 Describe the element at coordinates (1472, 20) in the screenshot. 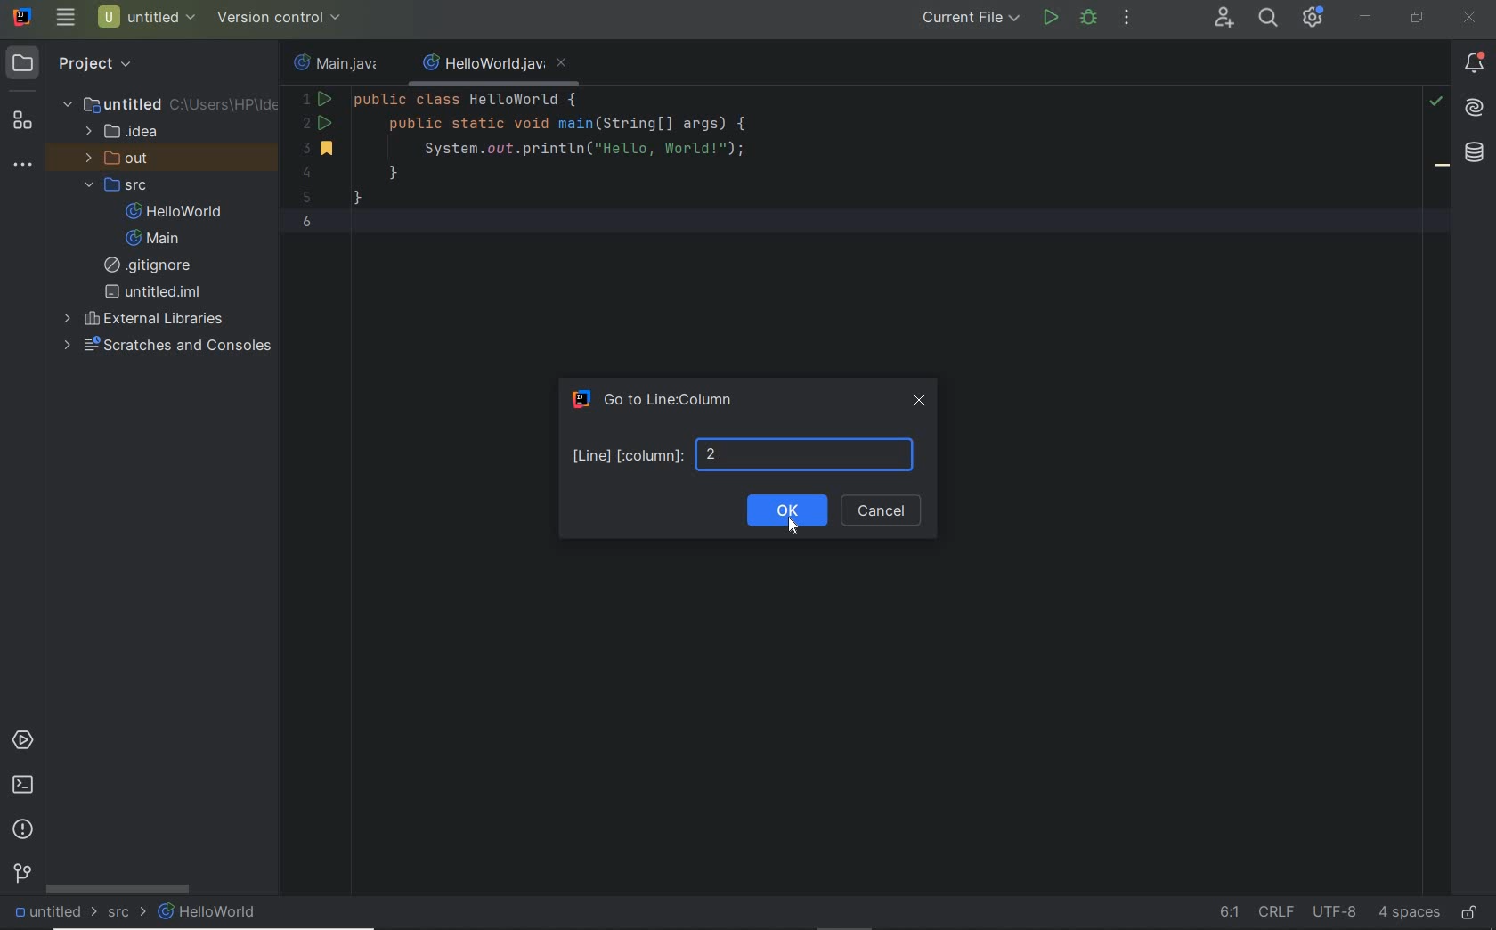

I see `close` at that location.